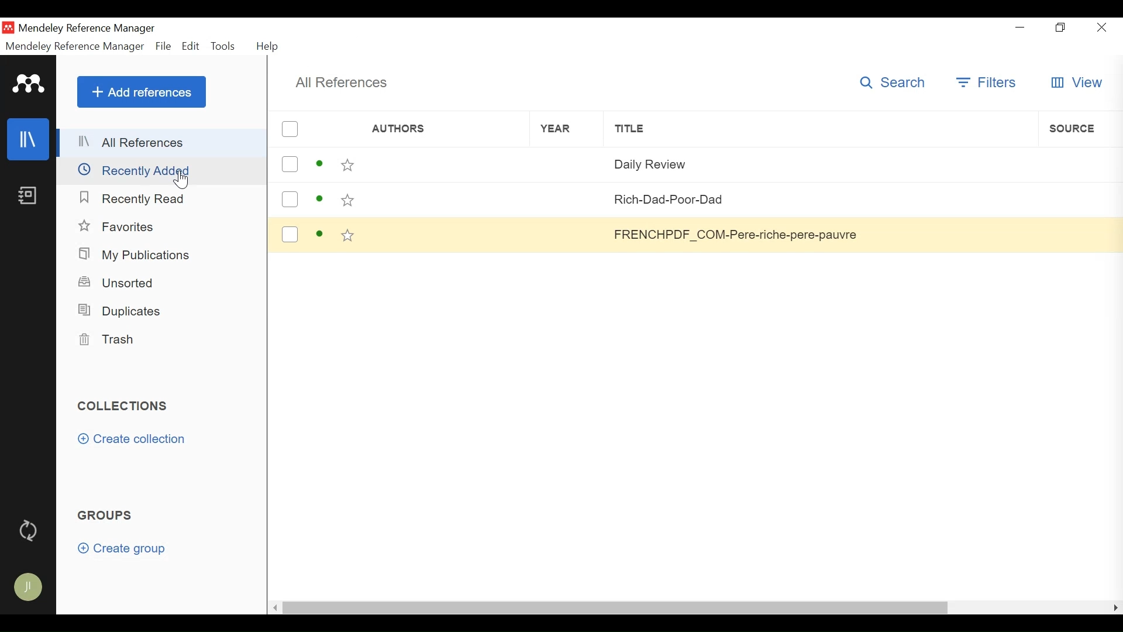 This screenshot has height=632, width=1123. What do you see at coordinates (135, 439) in the screenshot?
I see `Create collection` at bounding box center [135, 439].